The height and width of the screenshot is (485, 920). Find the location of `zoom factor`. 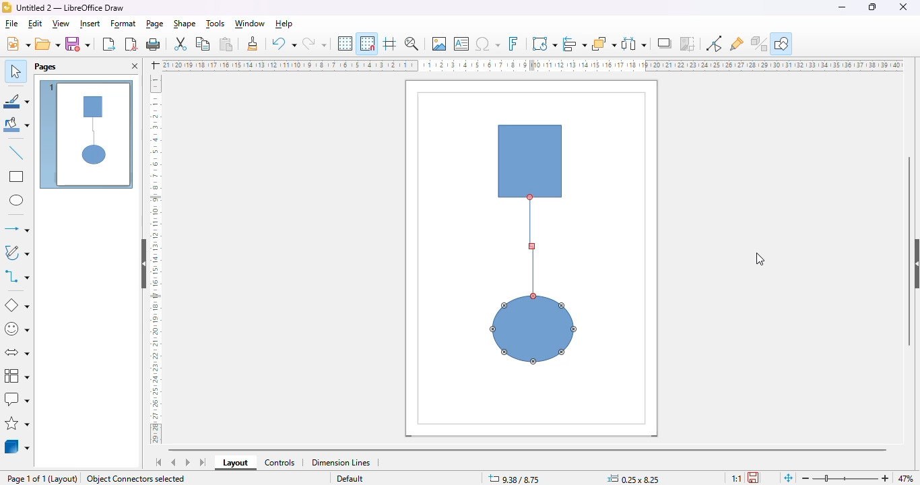

zoom factor is located at coordinates (907, 478).